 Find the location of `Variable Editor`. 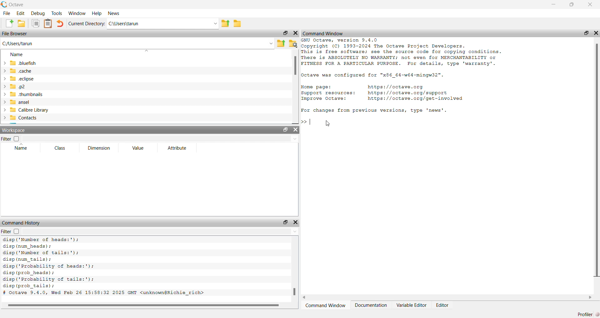

Variable Editor is located at coordinates (412, 305).